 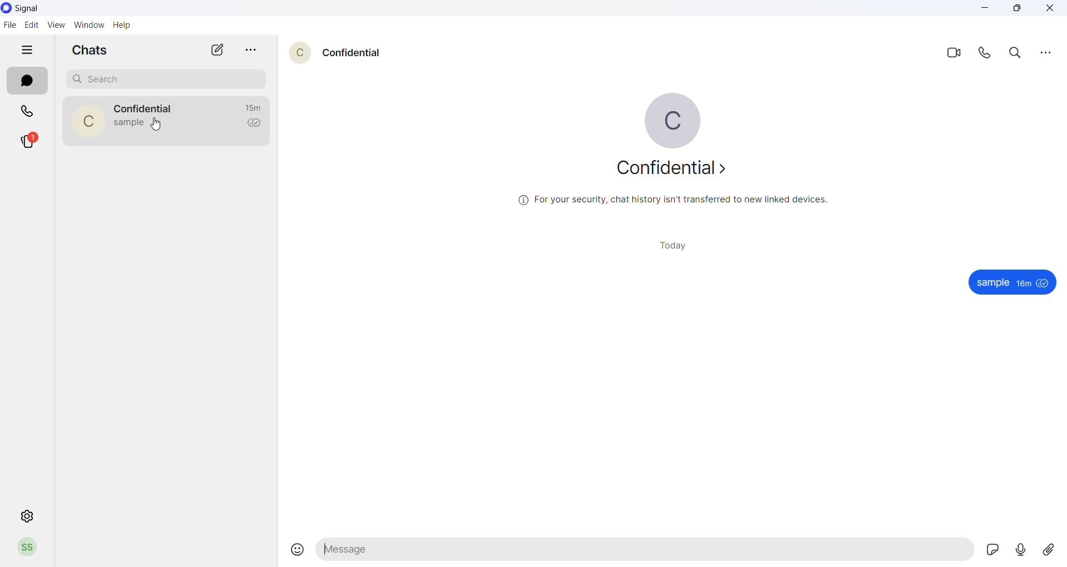 I want to click on settings , so click(x=25, y=516).